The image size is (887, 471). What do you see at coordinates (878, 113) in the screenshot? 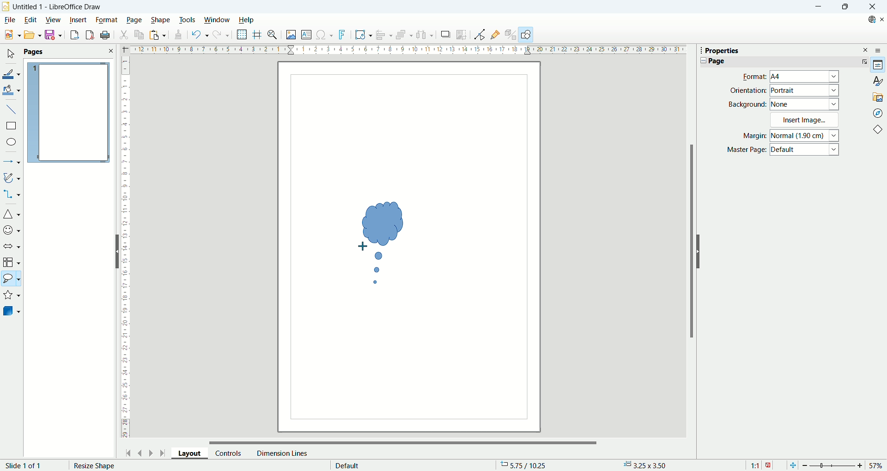
I see `Navigator` at bounding box center [878, 113].